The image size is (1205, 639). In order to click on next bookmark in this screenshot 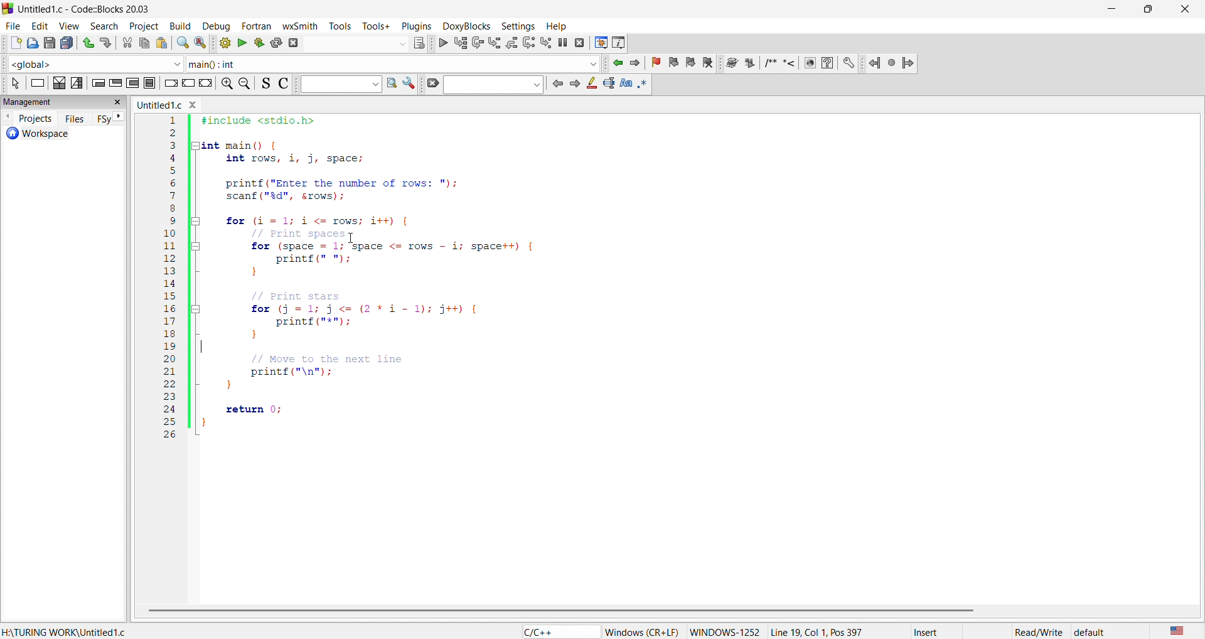, I will do `click(692, 62)`.